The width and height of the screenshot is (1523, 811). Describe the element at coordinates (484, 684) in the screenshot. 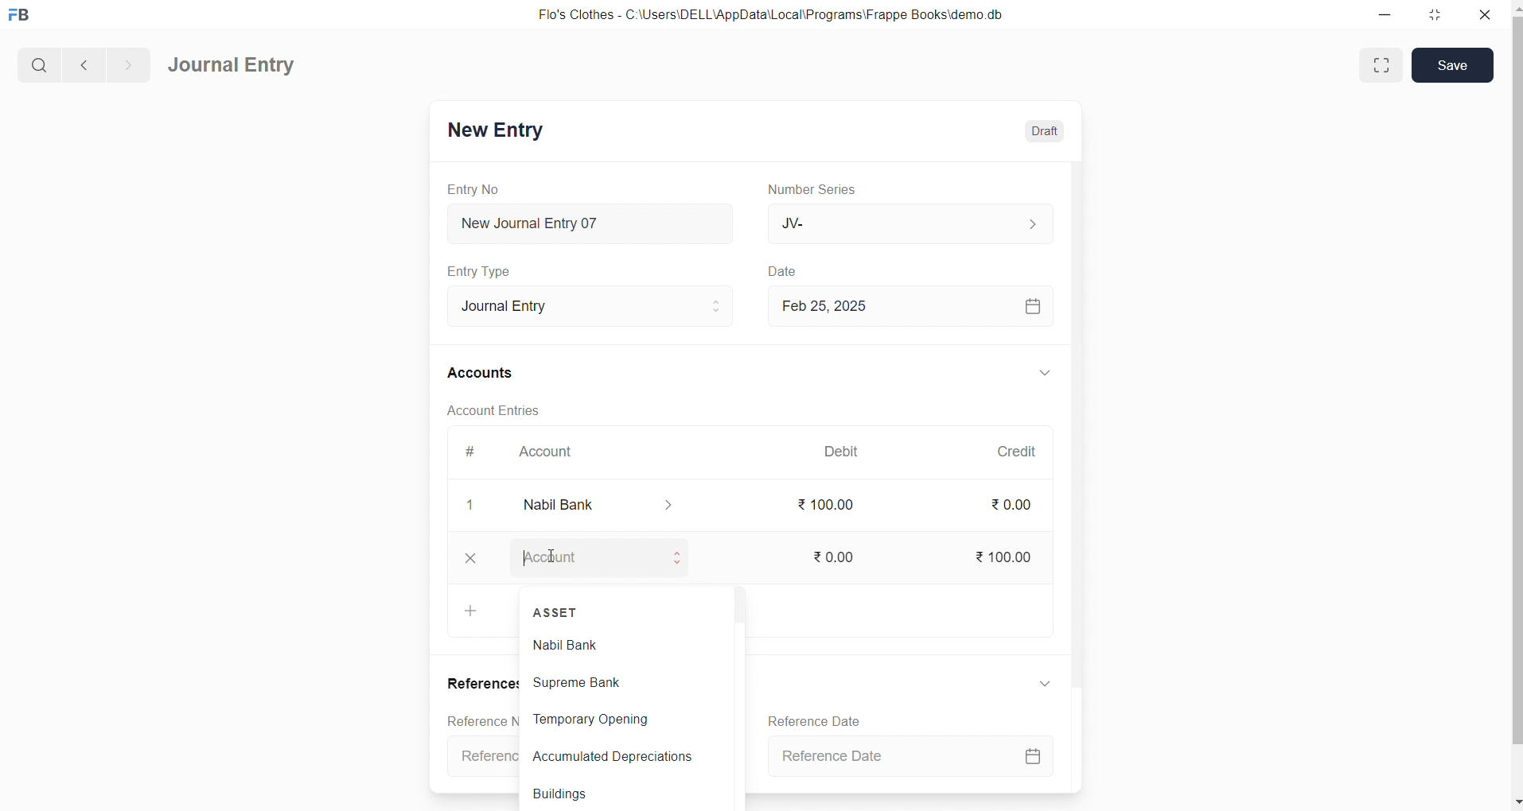

I see `References` at that location.